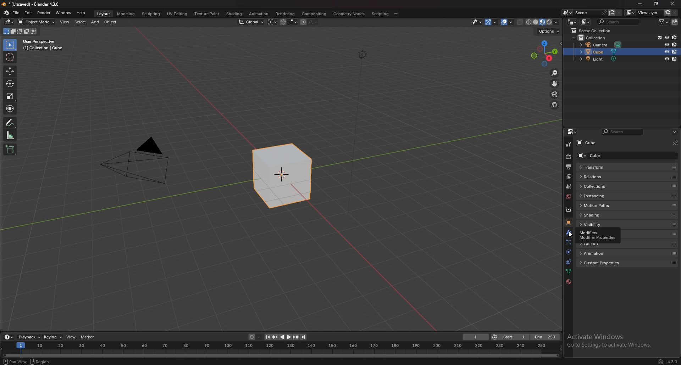 Image resolution: width=681 pixels, height=365 pixels. What do you see at coordinates (568, 262) in the screenshot?
I see `constraints` at bounding box center [568, 262].